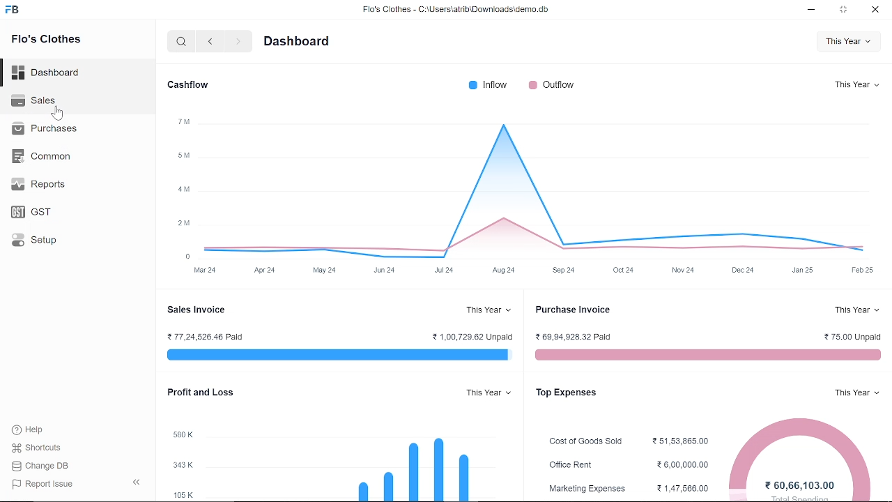 This screenshot has height=502, width=892. I want to click on 105K, so click(181, 495).